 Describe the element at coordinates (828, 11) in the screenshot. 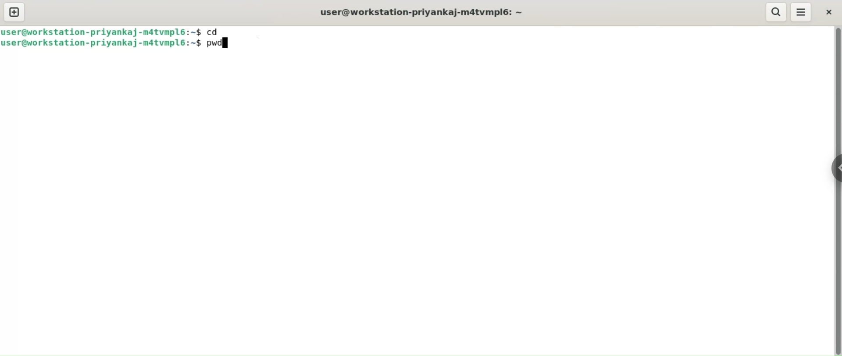

I see `close` at that location.